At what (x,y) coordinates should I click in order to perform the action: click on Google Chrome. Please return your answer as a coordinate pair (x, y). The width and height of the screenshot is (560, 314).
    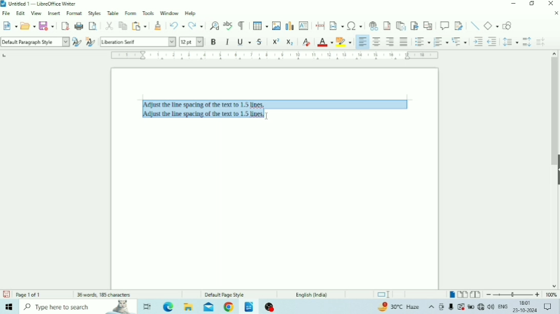
    Looking at the image, I should click on (229, 307).